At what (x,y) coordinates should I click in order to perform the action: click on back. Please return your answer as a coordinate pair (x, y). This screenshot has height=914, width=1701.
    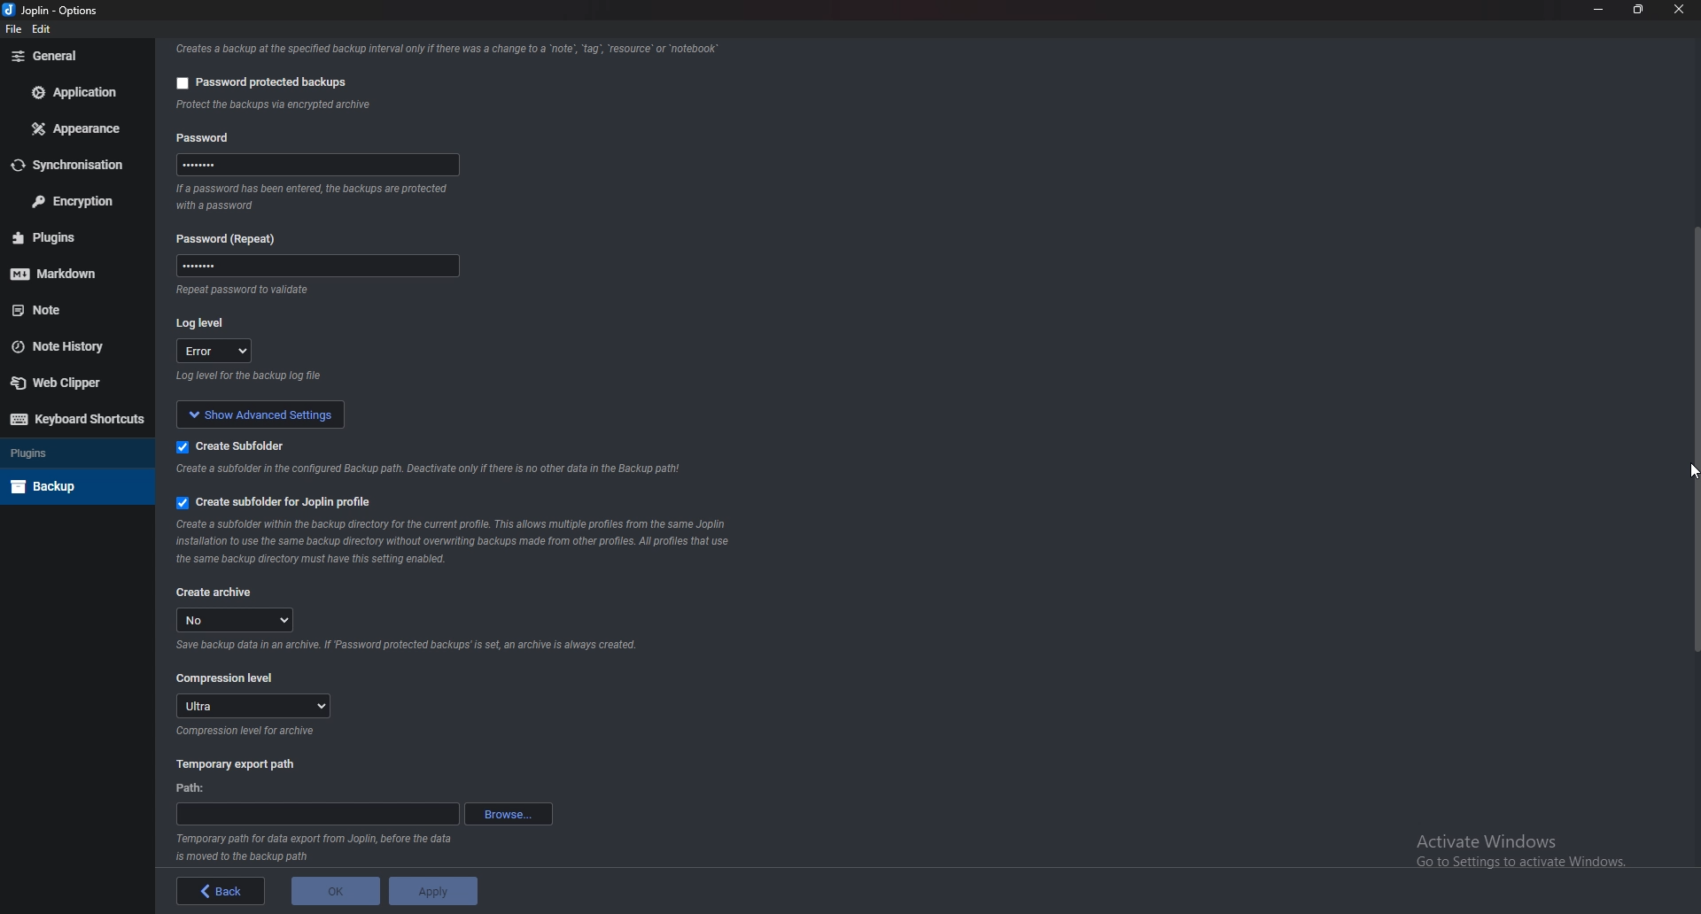
    Looking at the image, I should click on (216, 891).